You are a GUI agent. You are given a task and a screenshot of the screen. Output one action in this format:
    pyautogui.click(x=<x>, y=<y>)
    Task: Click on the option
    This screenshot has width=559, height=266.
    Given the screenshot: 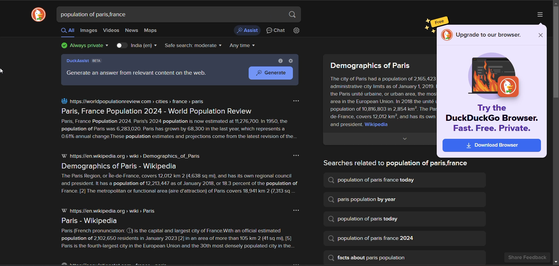 What is the action you would take?
    pyautogui.click(x=296, y=211)
    